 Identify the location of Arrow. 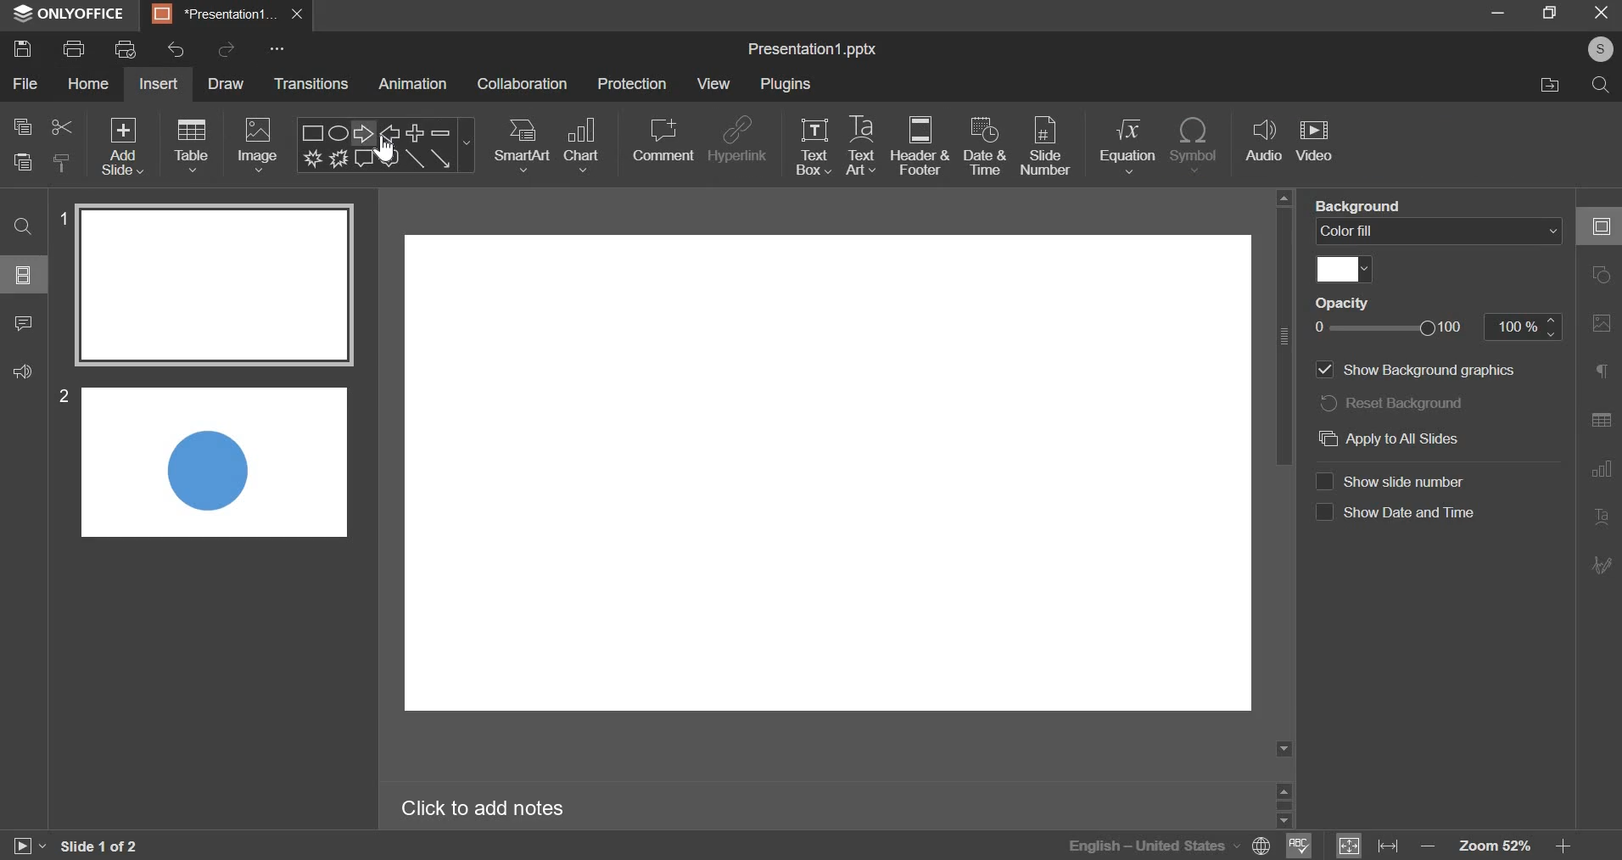
(441, 158).